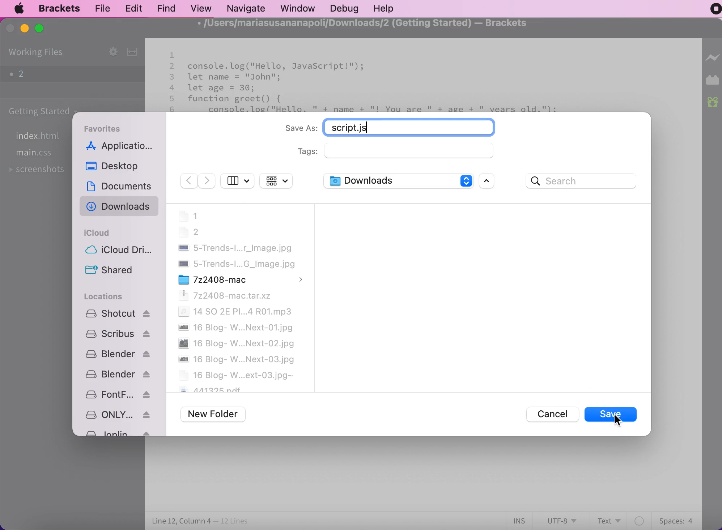  What do you see at coordinates (611, 414) in the screenshot?
I see `save` at bounding box center [611, 414].